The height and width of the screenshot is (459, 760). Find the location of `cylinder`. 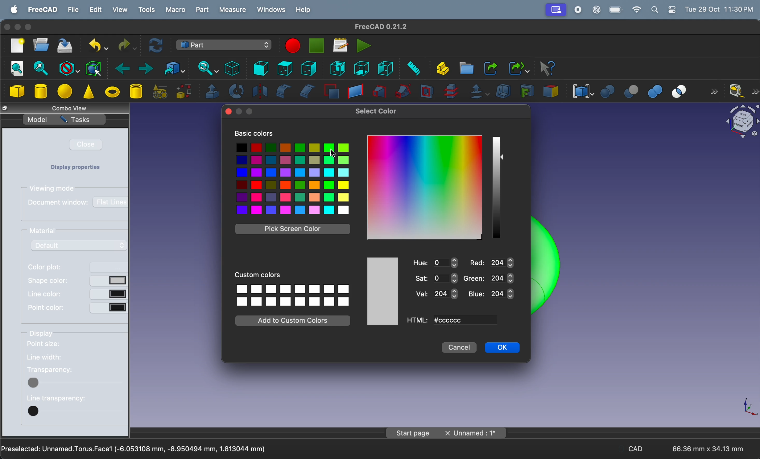

cylinder is located at coordinates (137, 92).